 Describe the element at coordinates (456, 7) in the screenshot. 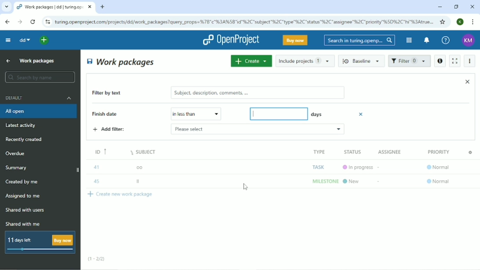

I see `Restore down` at that location.